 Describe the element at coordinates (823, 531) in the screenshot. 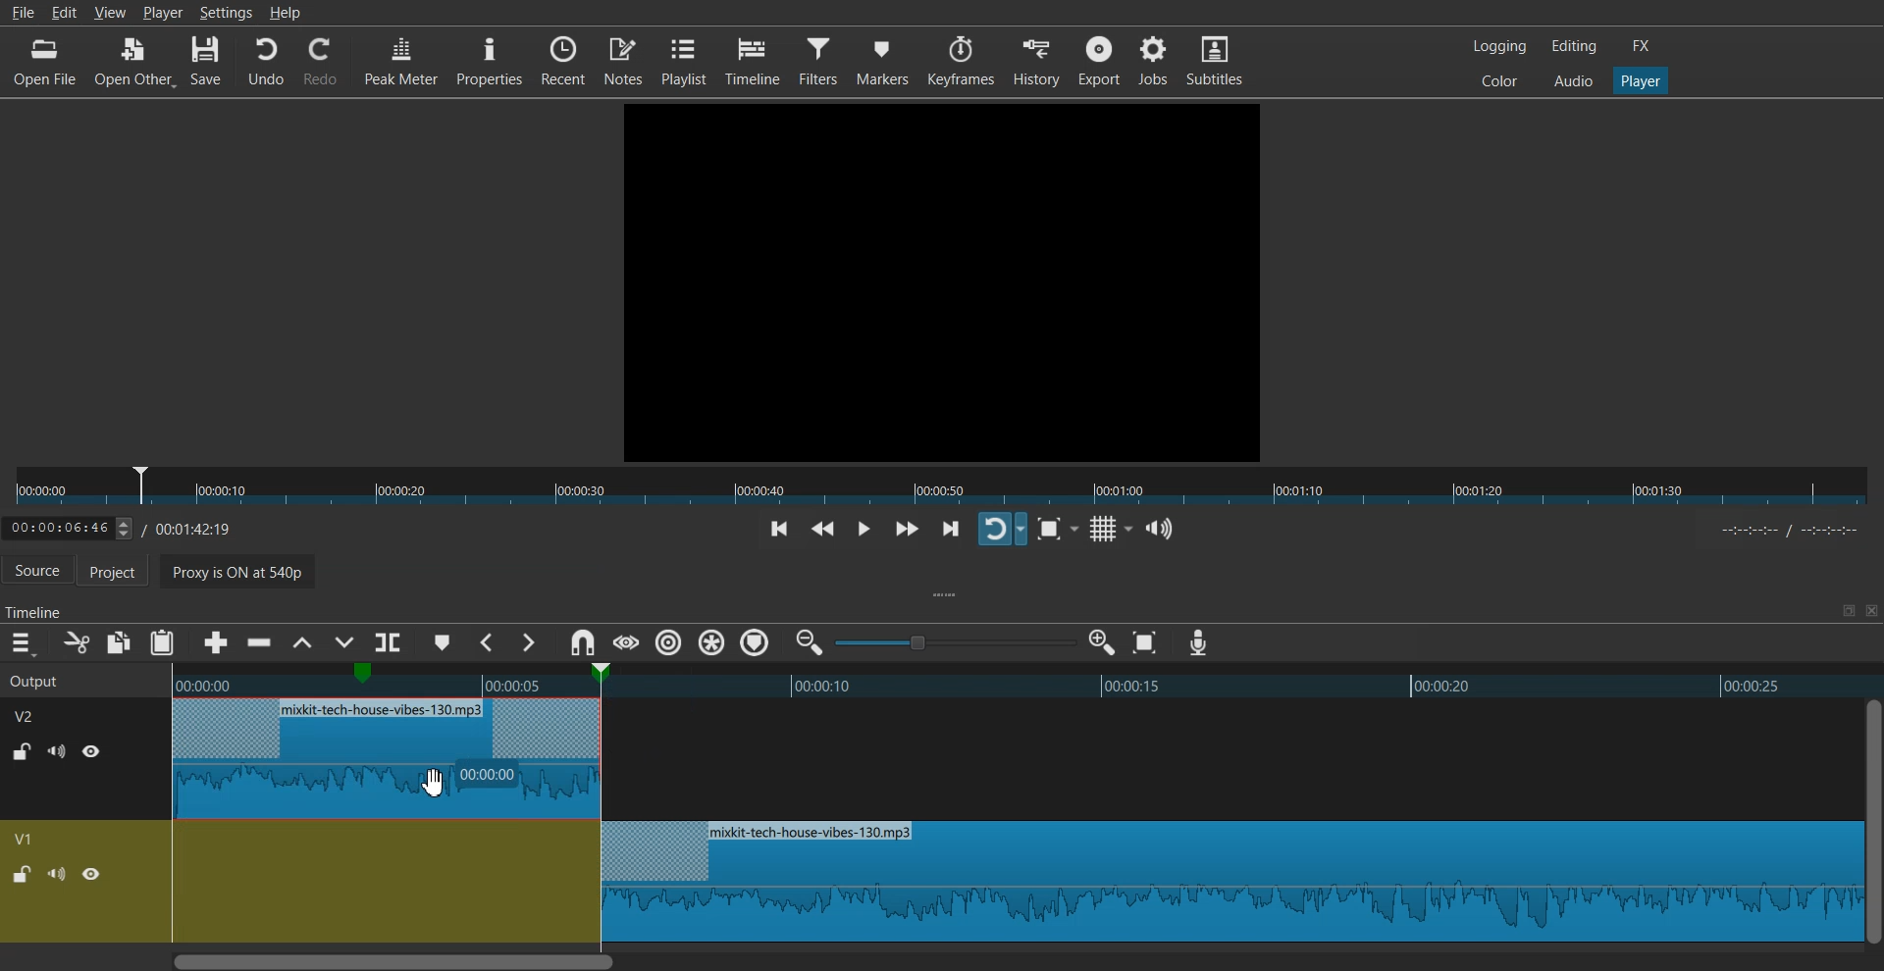

I see `Play quickly backwards` at that location.